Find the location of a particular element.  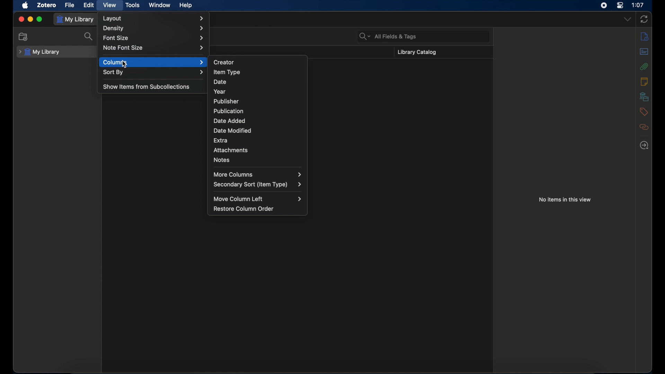

dropdown is located at coordinates (628, 19).